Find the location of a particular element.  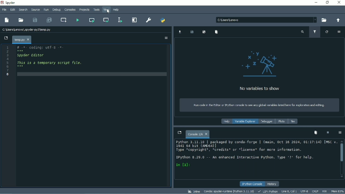

Console is located at coordinates (197, 133).